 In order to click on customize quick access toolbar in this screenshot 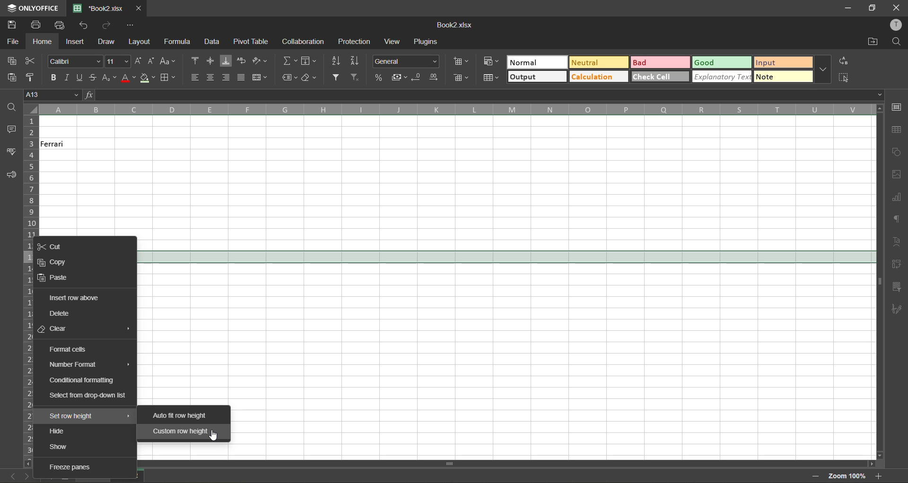, I will do `click(129, 25)`.